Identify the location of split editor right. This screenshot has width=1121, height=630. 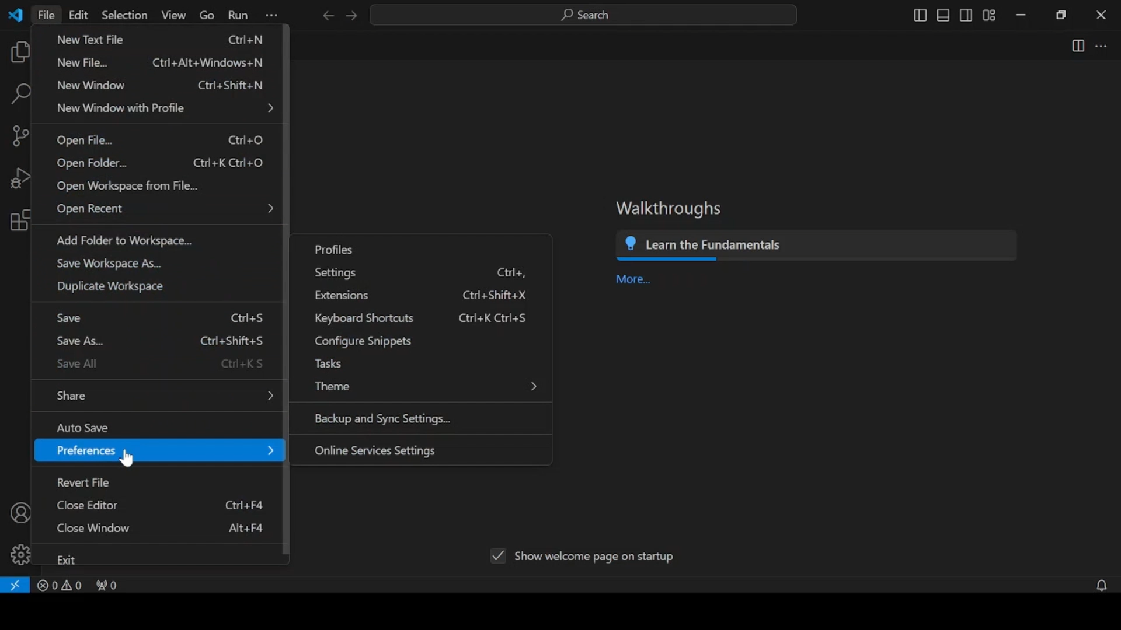
(1077, 47).